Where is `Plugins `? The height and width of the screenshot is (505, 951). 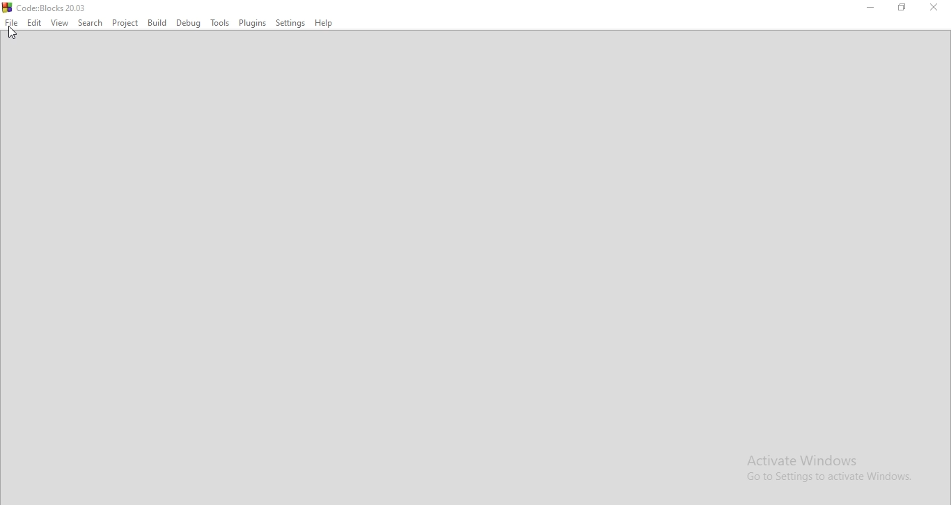 Plugins  is located at coordinates (253, 24).